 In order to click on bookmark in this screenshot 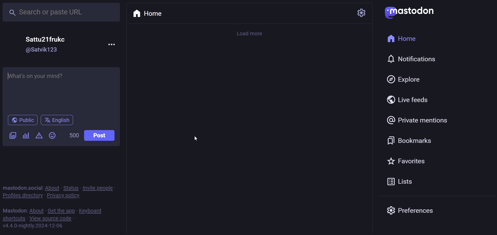, I will do `click(408, 141)`.